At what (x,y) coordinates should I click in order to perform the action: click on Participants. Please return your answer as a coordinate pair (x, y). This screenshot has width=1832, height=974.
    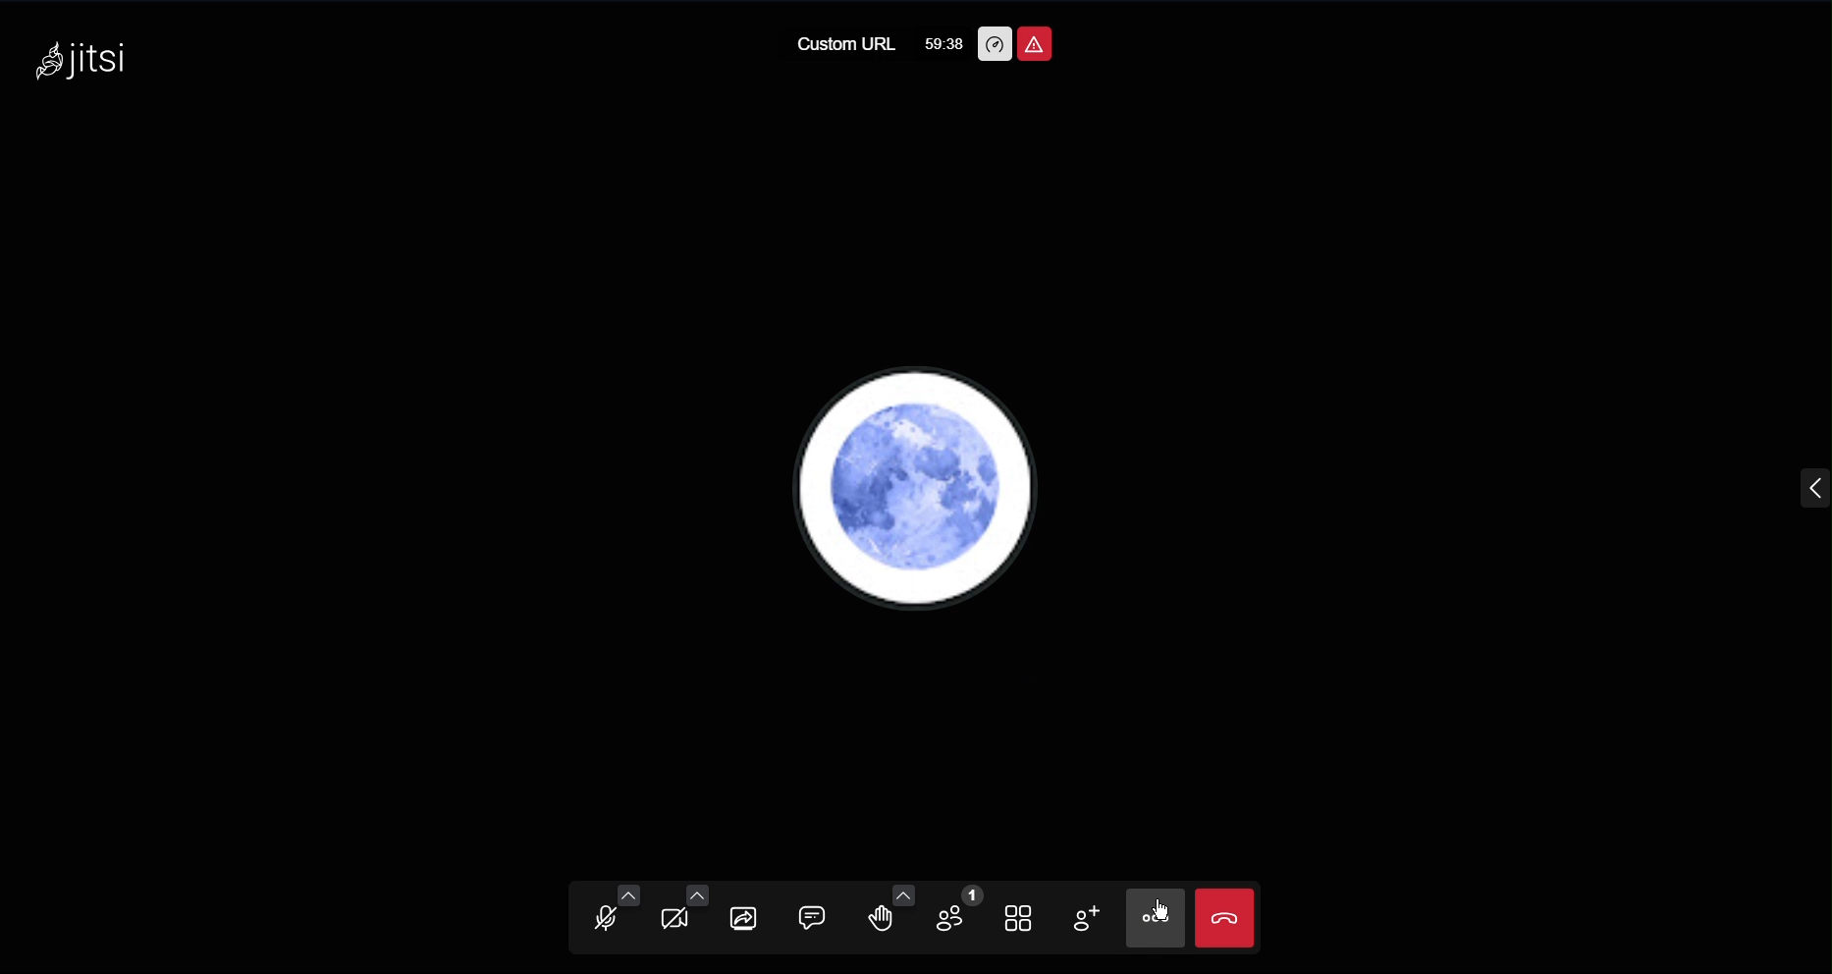
    Looking at the image, I should click on (959, 916).